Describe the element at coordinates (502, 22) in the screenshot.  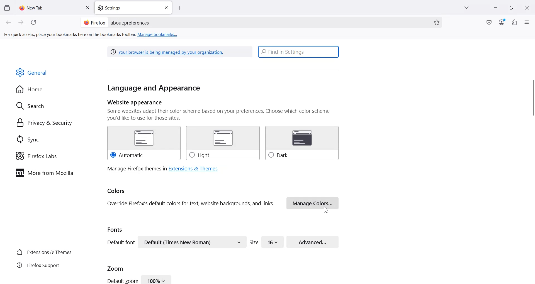
I see `Account` at that location.